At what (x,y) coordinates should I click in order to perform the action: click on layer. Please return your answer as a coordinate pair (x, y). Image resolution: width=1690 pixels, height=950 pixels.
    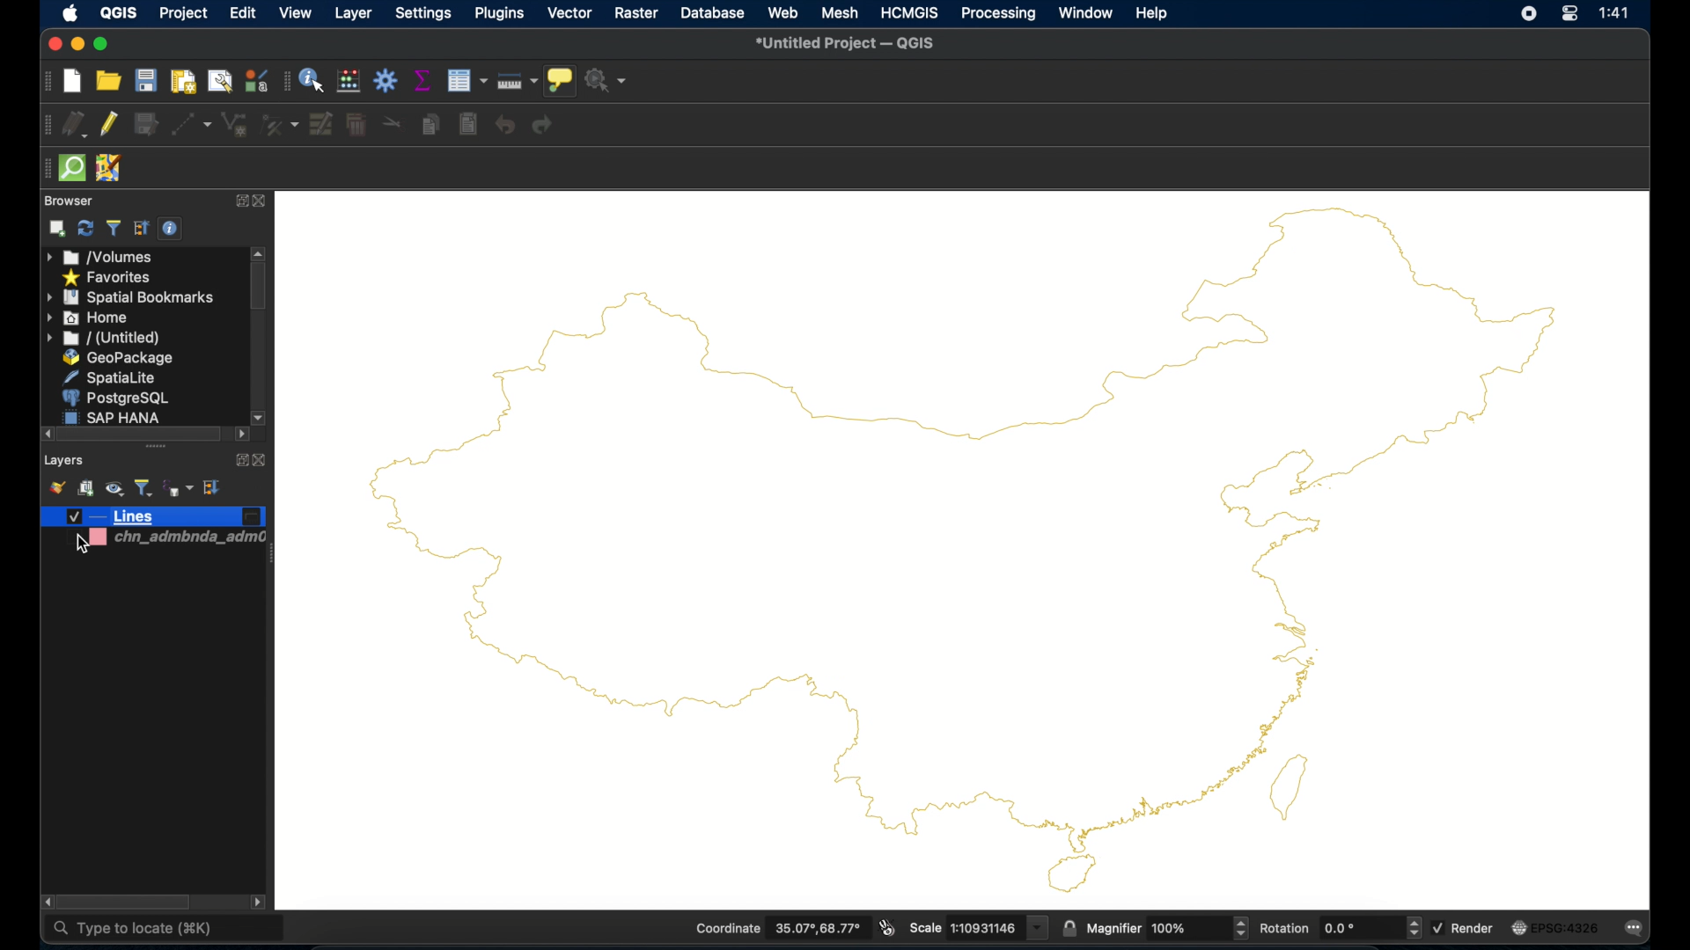
    Looking at the image, I should click on (351, 14).